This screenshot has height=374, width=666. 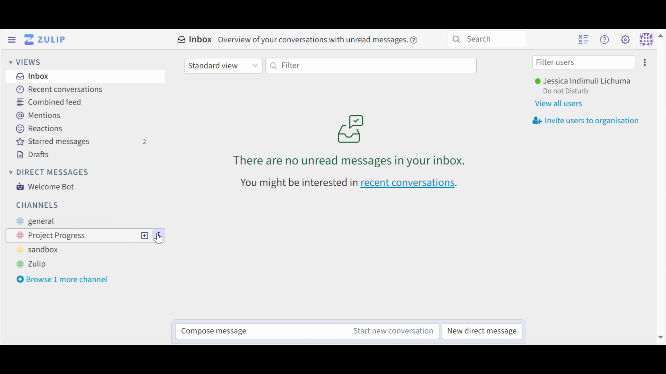 What do you see at coordinates (49, 235) in the screenshot?
I see `# Project Progress` at bounding box center [49, 235].